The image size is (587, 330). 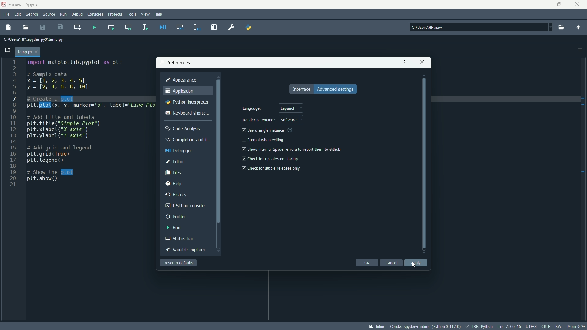 I want to click on pythonpath manager, so click(x=248, y=27).